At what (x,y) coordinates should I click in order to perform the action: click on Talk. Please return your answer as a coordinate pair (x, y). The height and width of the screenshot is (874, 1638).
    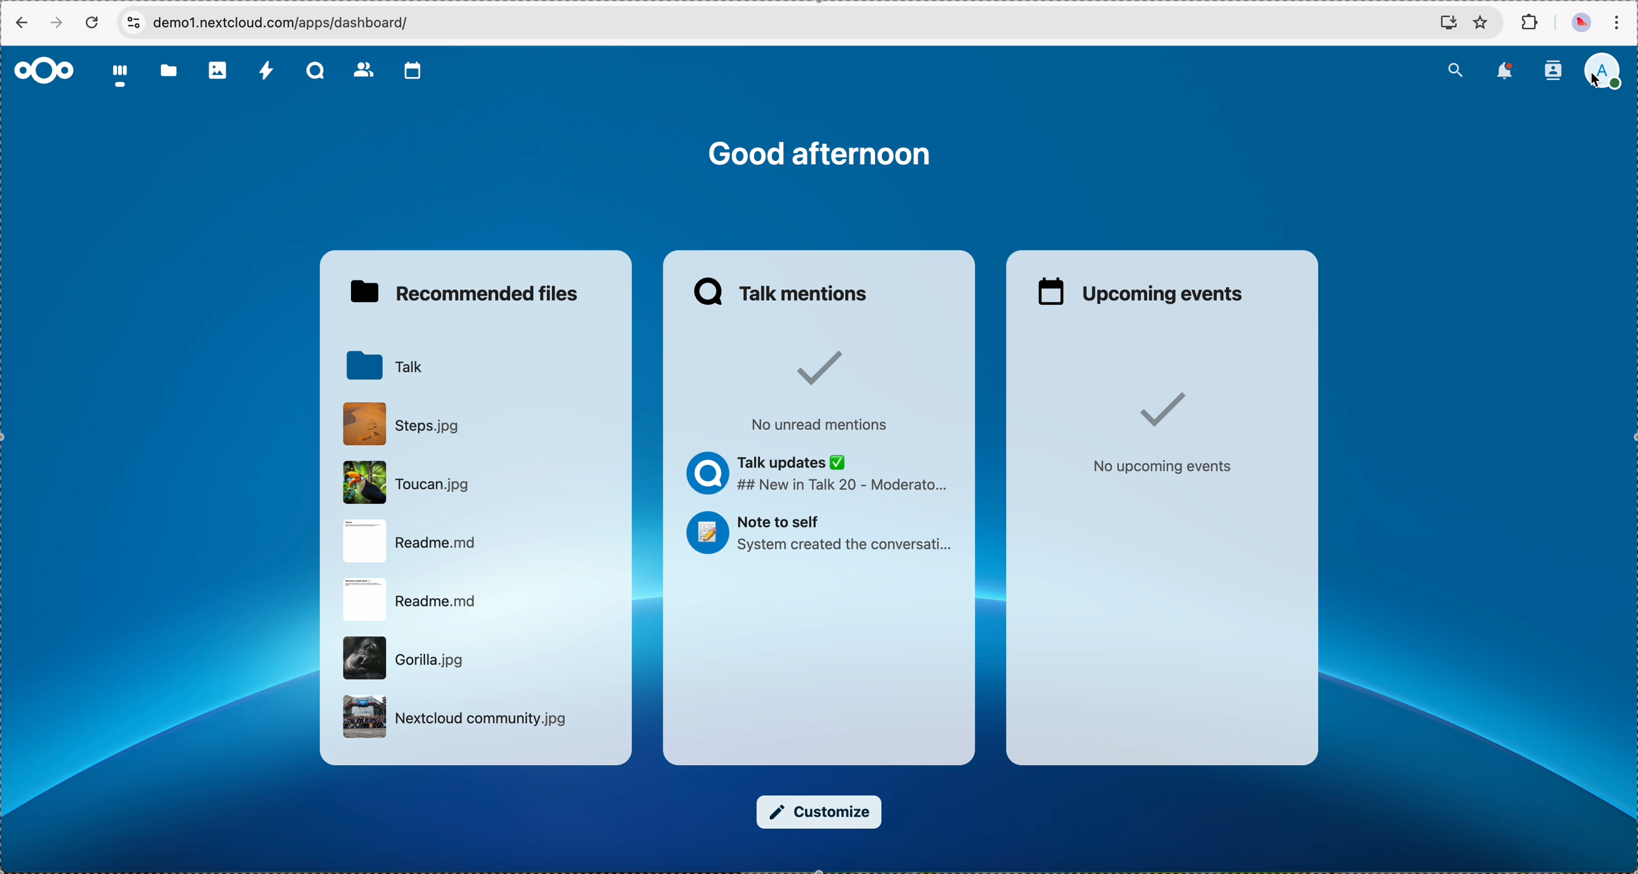
    Looking at the image, I should click on (382, 364).